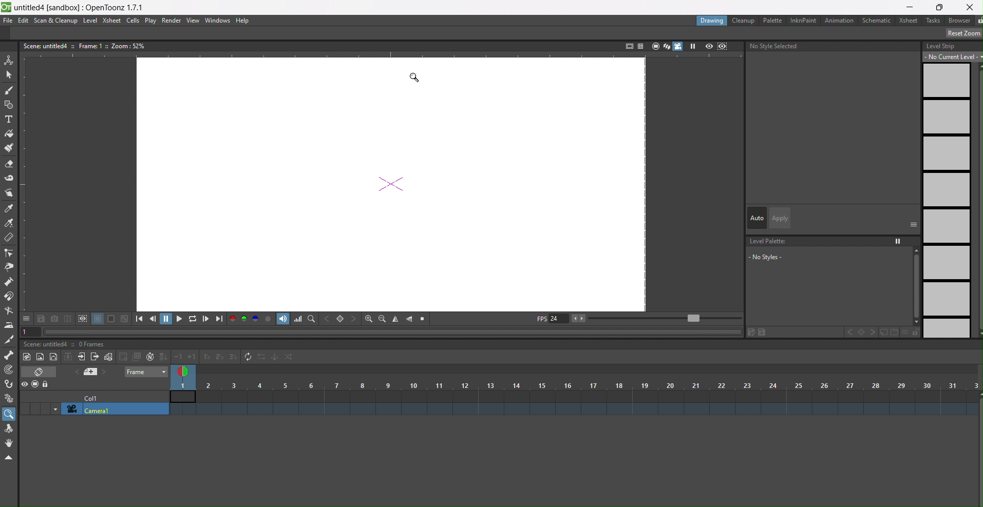  Describe the element at coordinates (949, 190) in the screenshot. I see `level strip` at that location.